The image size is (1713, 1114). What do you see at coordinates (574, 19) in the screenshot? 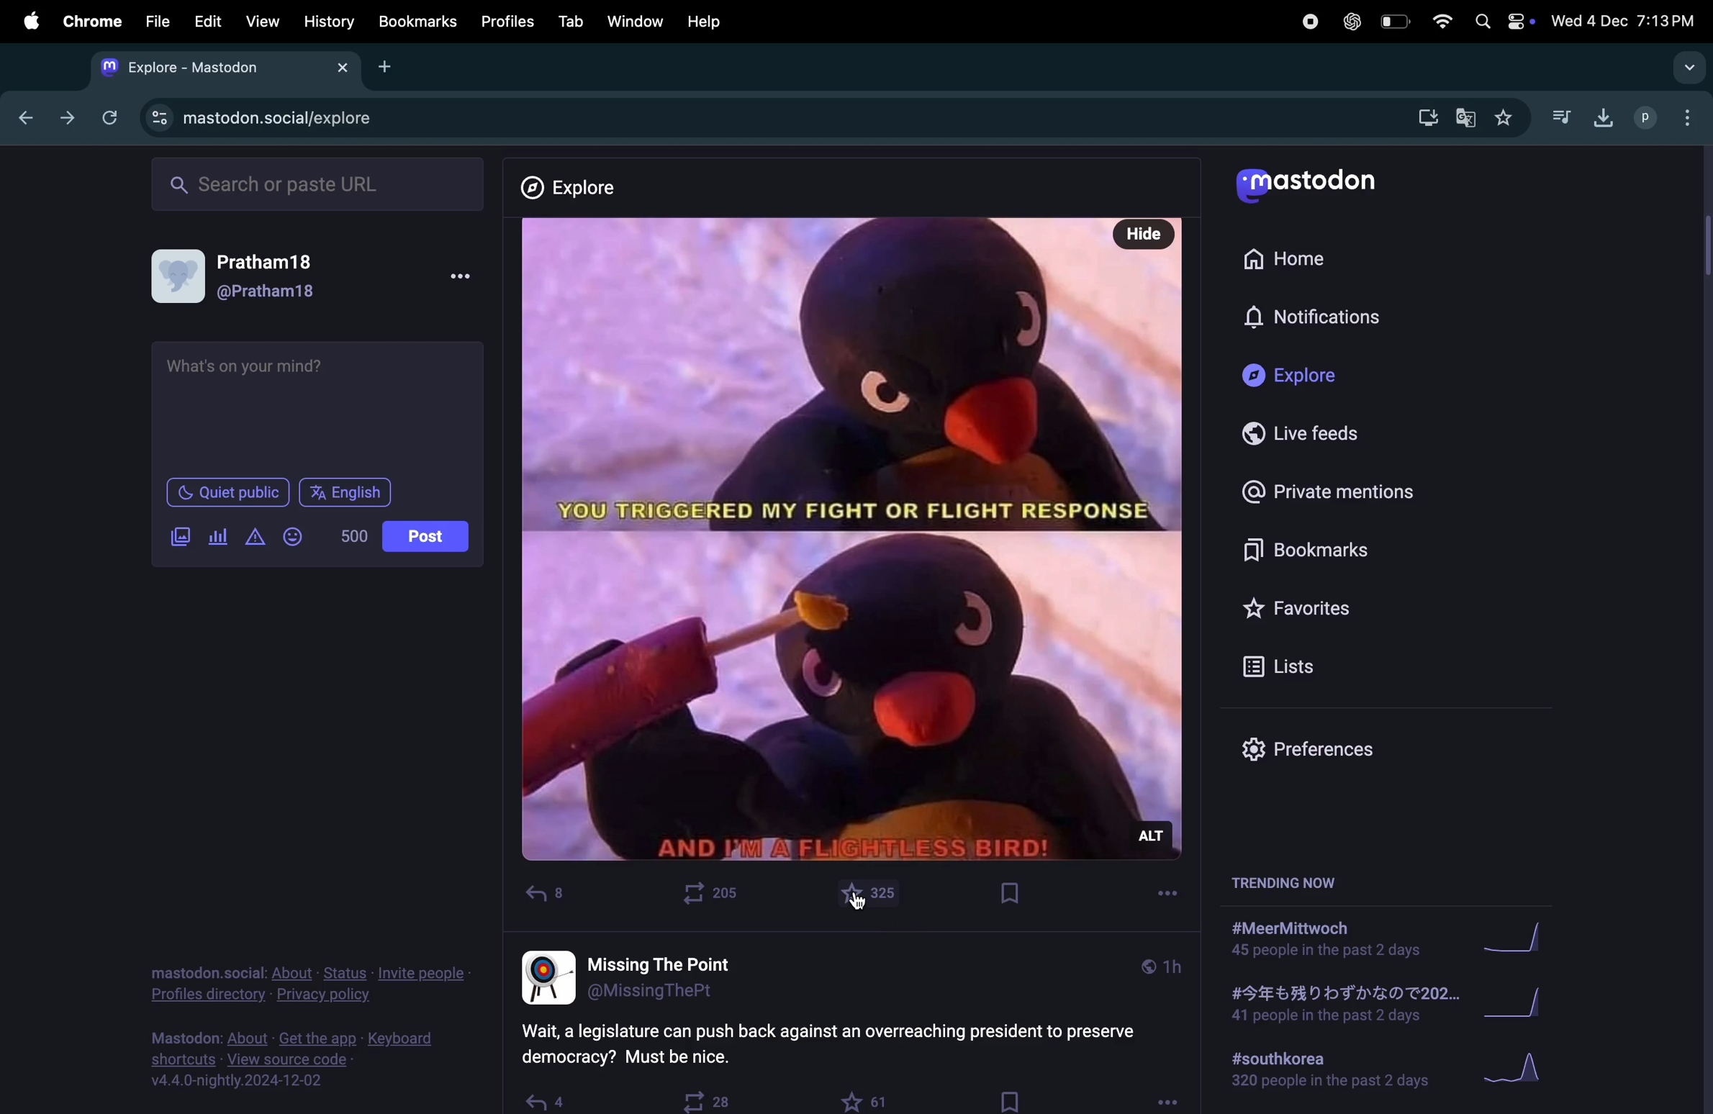
I see `tab` at bounding box center [574, 19].